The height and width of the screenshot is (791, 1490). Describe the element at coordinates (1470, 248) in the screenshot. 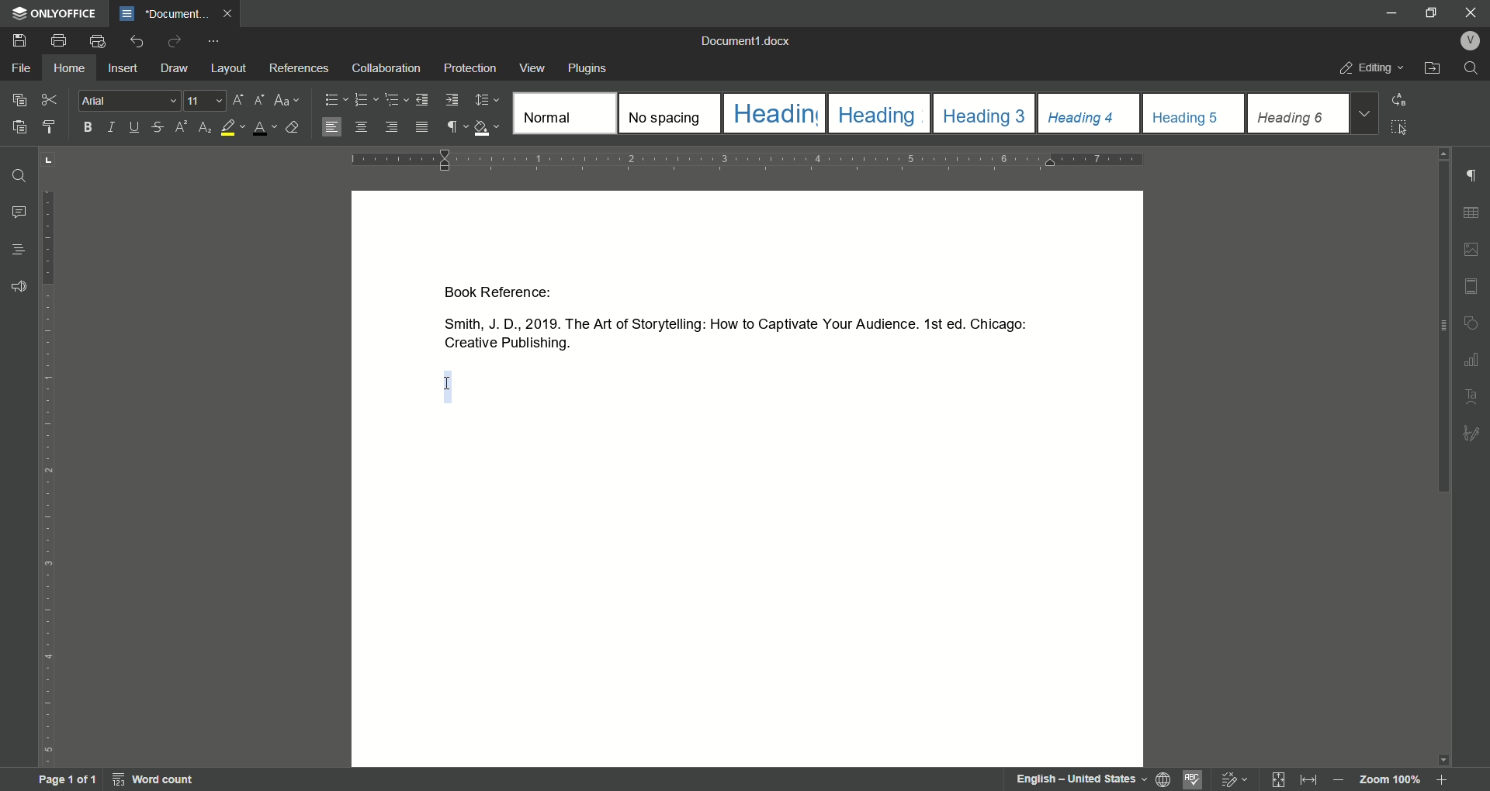

I see `image` at that location.